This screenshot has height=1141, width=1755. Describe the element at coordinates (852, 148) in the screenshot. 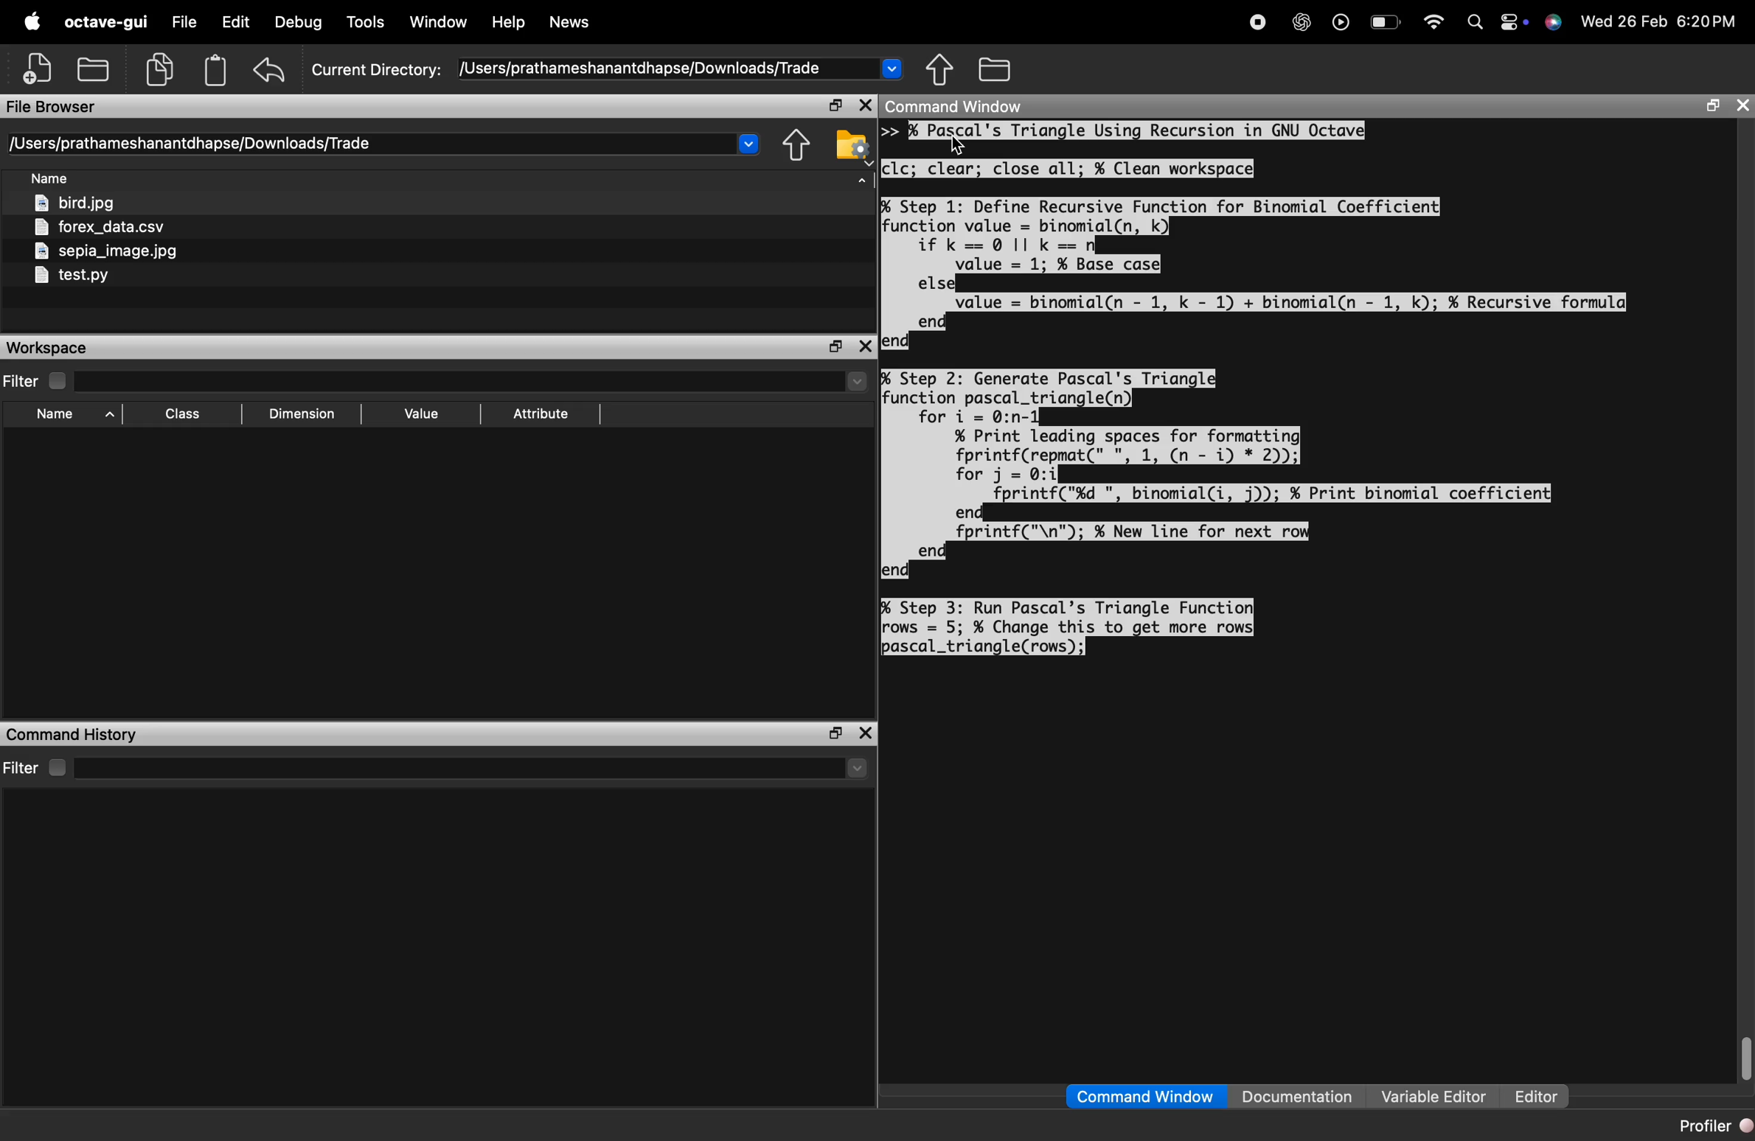

I see `Folder settings` at that location.